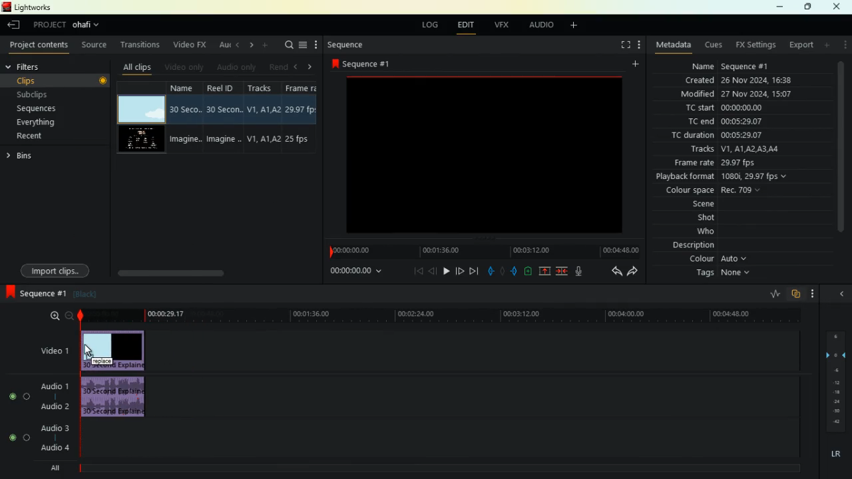 Image resolution: width=852 pixels, height=479 pixels. Describe the element at coordinates (49, 426) in the screenshot. I see `audio 3` at that location.